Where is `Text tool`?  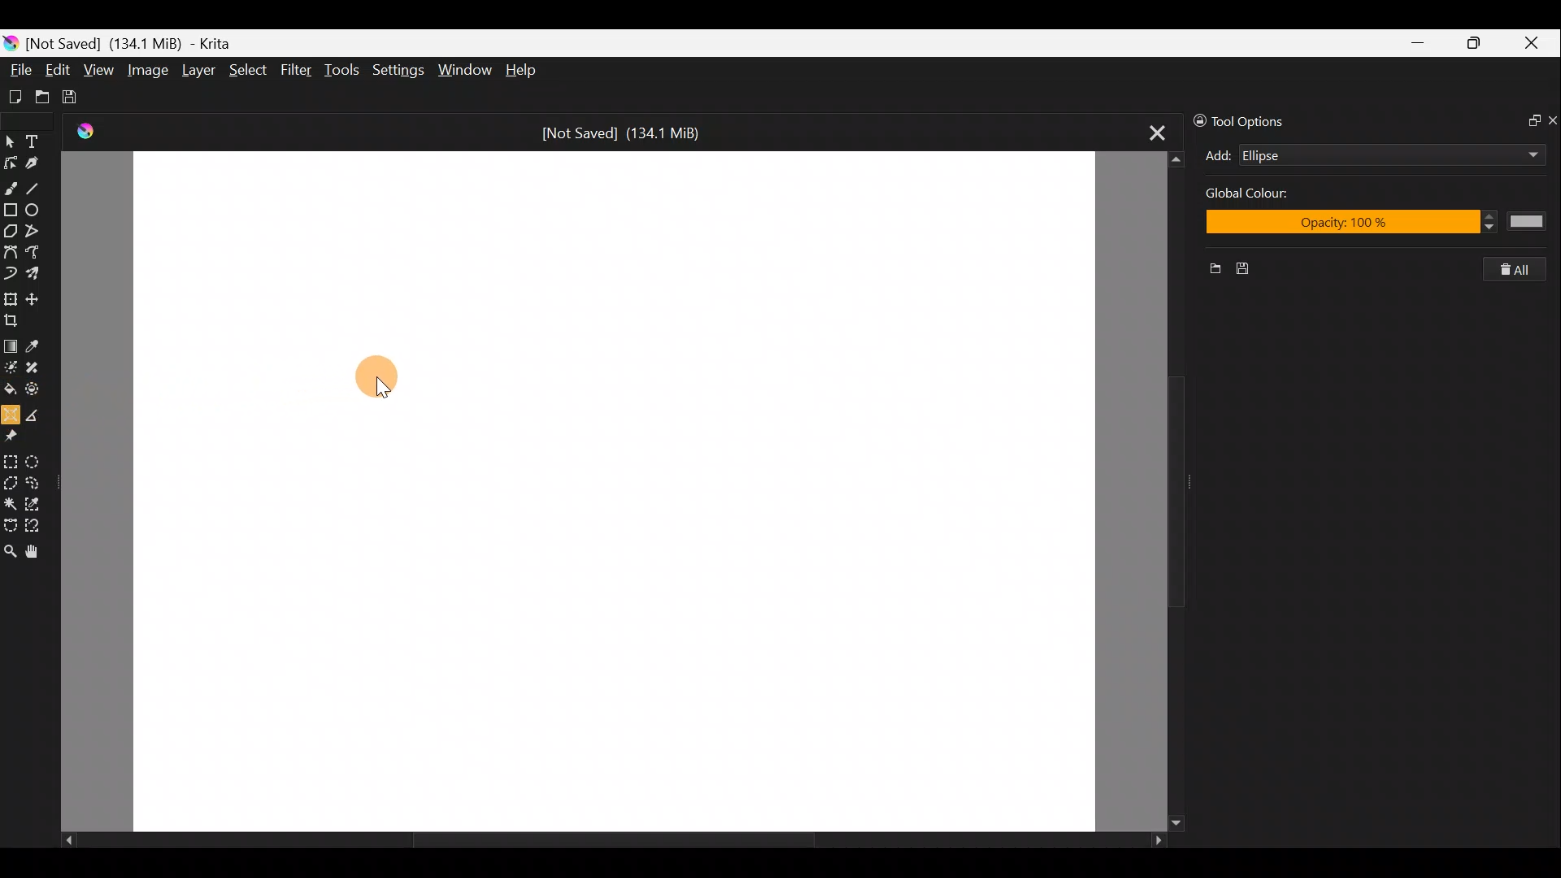 Text tool is located at coordinates (36, 138).